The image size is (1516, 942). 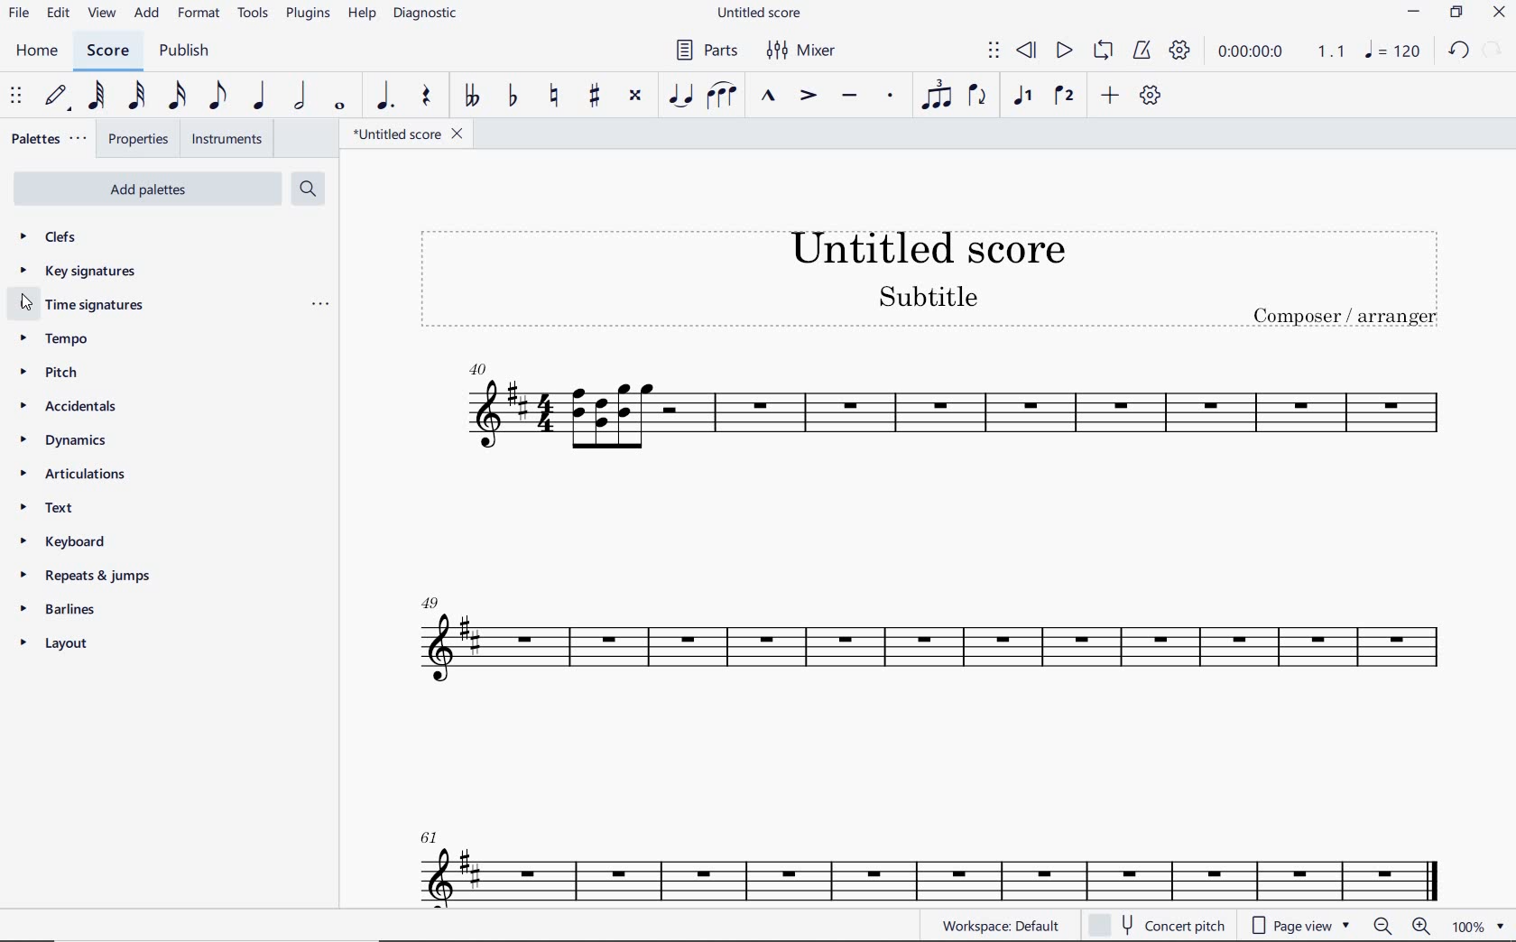 What do you see at coordinates (250, 14) in the screenshot?
I see `TOOLS` at bounding box center [250, 14].